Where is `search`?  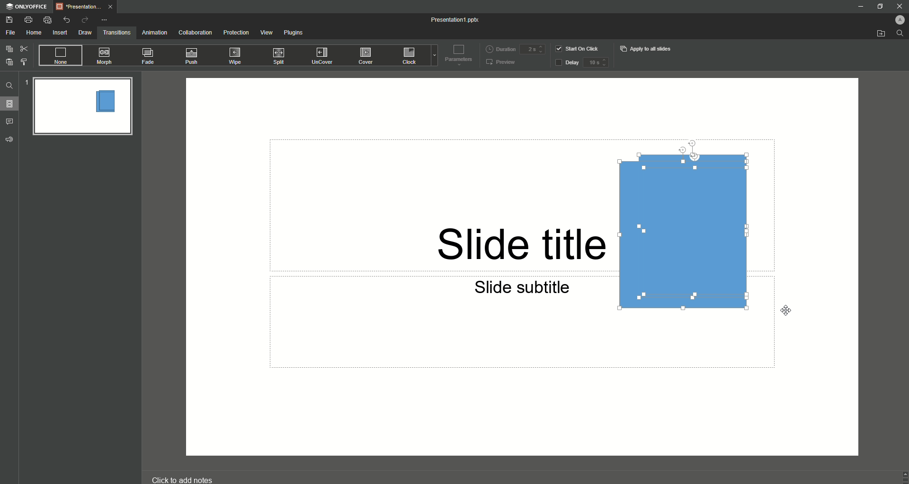
search is located at coordinates (900, 35).